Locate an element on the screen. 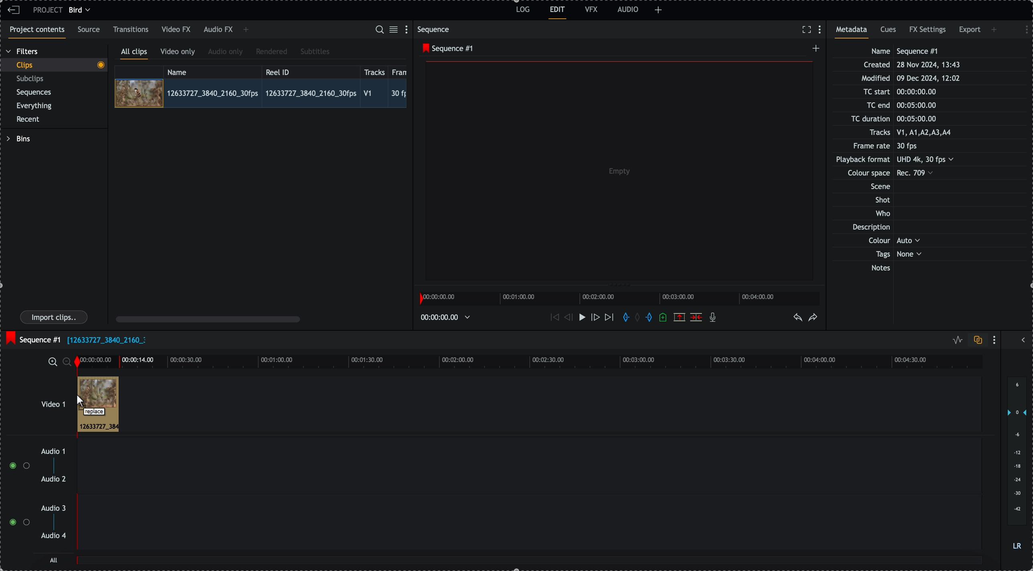 Image resolution: width=1033 pixels, height=571 pixels. show settings menu is located at coordinates (408, 29).